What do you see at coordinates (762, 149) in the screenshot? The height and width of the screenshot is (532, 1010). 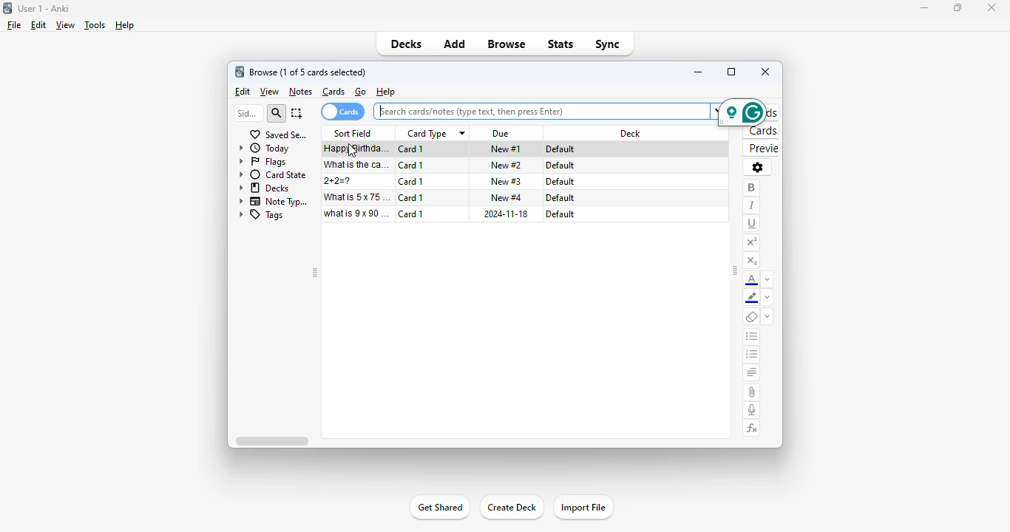 I see `preview` at bounding box center [762, 149].